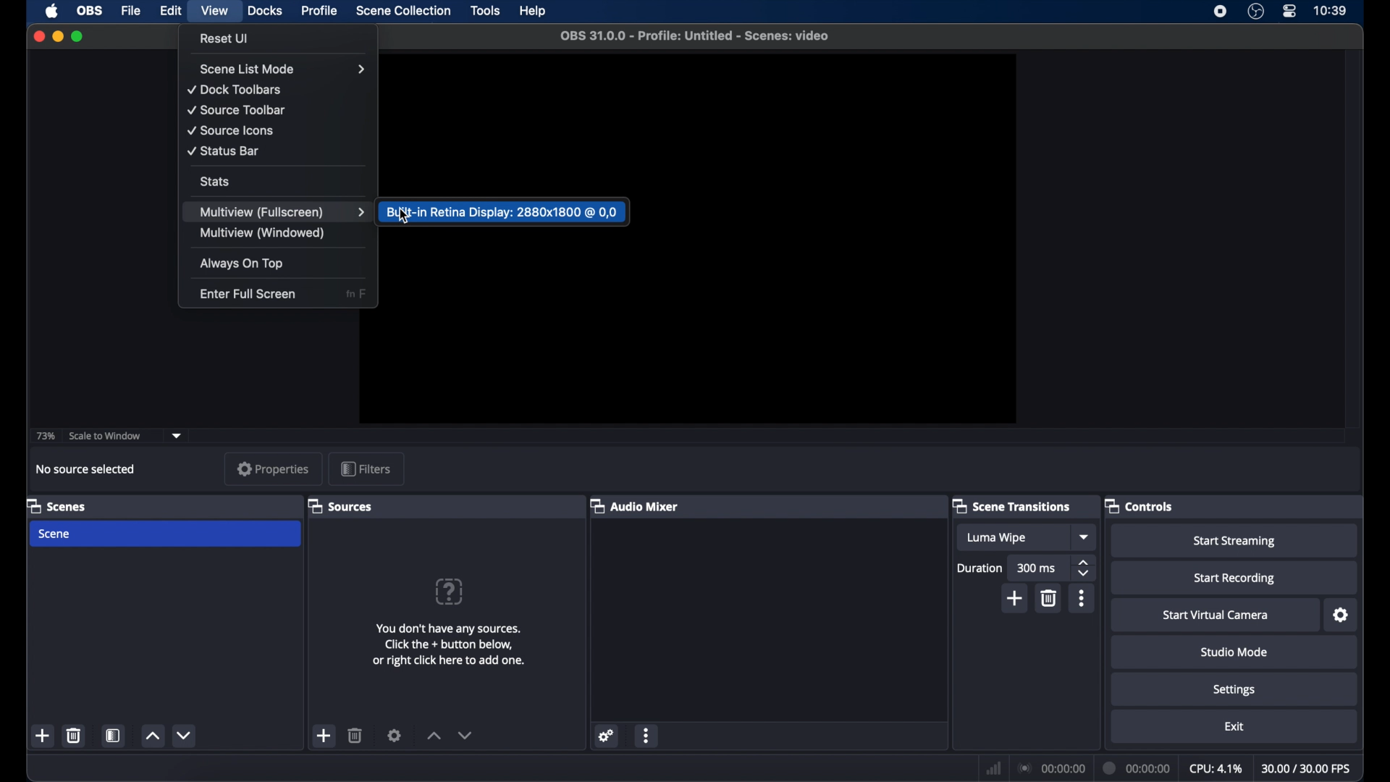 Image resolution: width=1390 pixels, height=782 pixels. I want to click on always on top, so click(242, 264).